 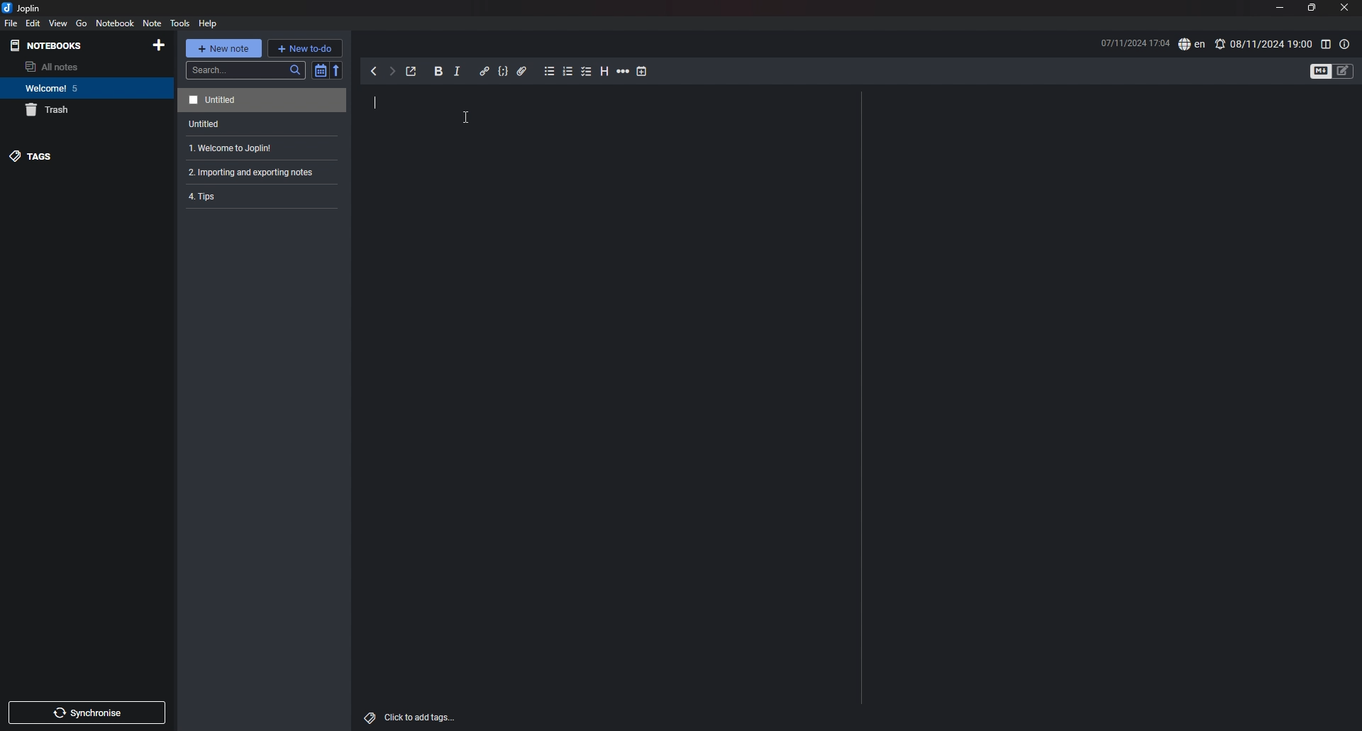 What do you see at coordinates (1126, 42) in the screenshot?
I see `date and time` at bounding box center [1126, 42].